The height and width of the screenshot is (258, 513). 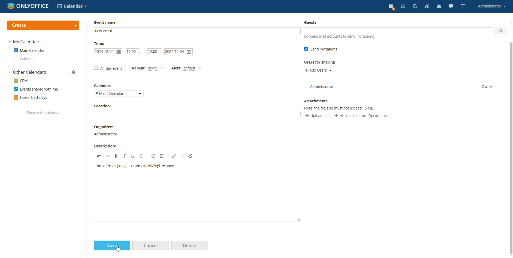 What do you see at coordinates (313, 22) in the screenshot?
I see `Guests:` at bounding box center [313, 22].